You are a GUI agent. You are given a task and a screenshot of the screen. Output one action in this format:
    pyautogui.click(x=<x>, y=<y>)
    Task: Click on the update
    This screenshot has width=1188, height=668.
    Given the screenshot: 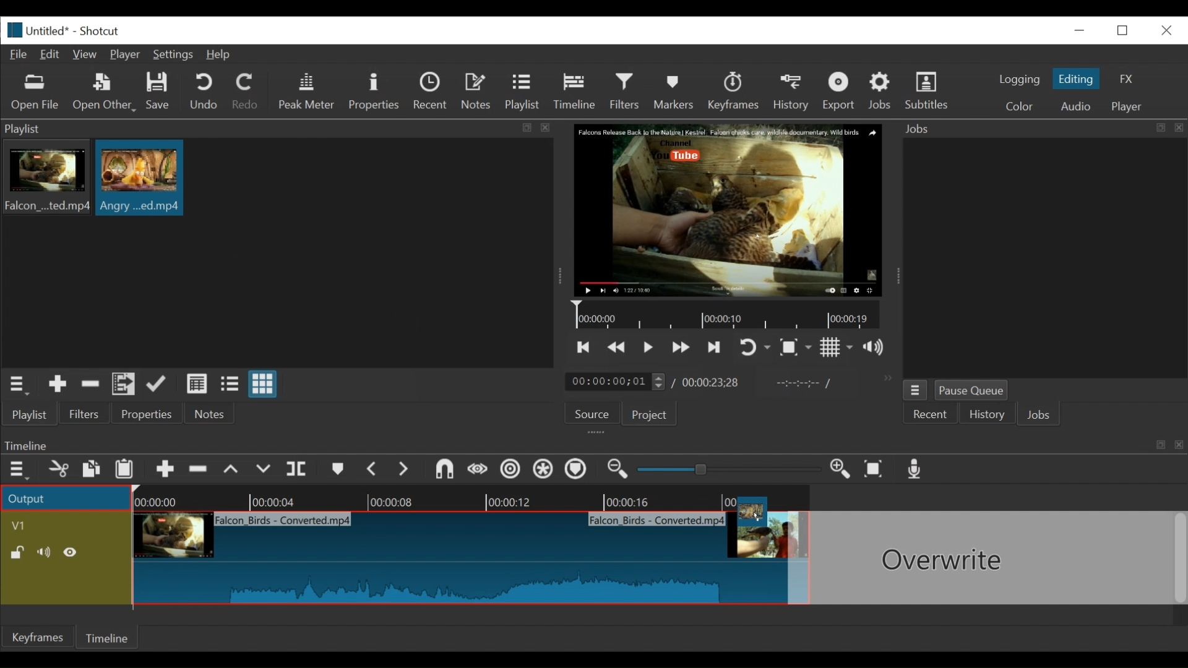 What is the action you would take?
    pyautogui.click(x=159, y=387)
    